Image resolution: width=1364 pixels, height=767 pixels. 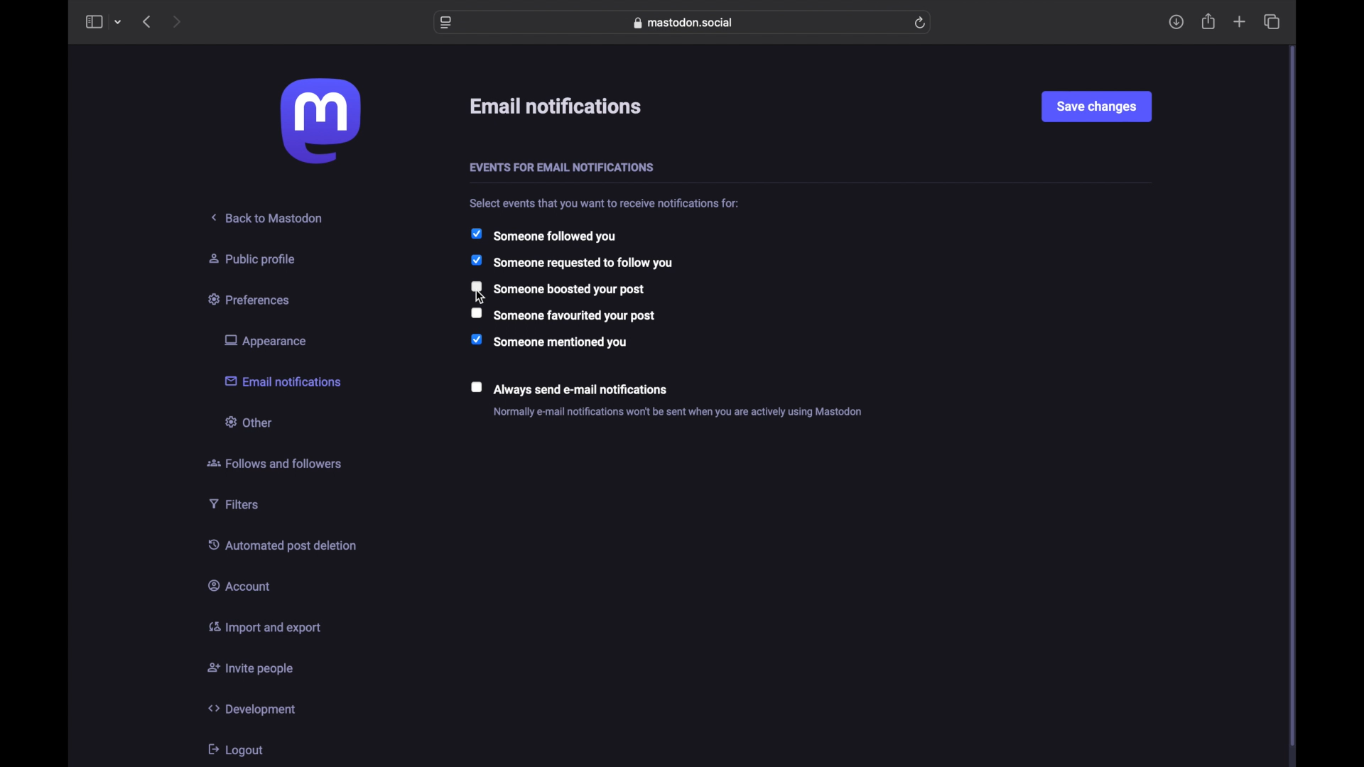 I want to click on checkbox, so click(x=564, y=315).